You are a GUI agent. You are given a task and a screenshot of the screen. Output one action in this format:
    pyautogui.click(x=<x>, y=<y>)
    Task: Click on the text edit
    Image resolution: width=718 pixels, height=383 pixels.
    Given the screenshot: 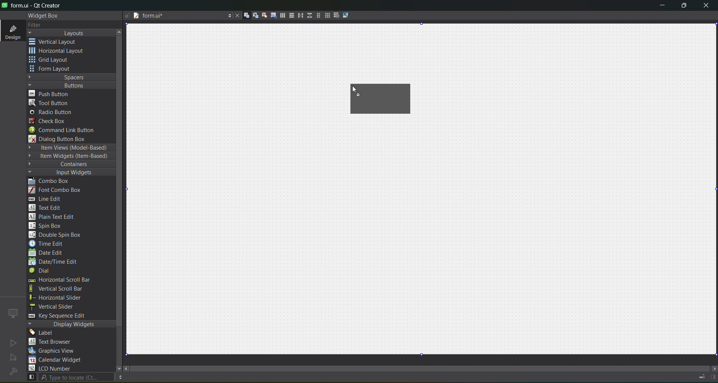 What is the action you would take?
    pyautogui.click(x=47, y=207)
    